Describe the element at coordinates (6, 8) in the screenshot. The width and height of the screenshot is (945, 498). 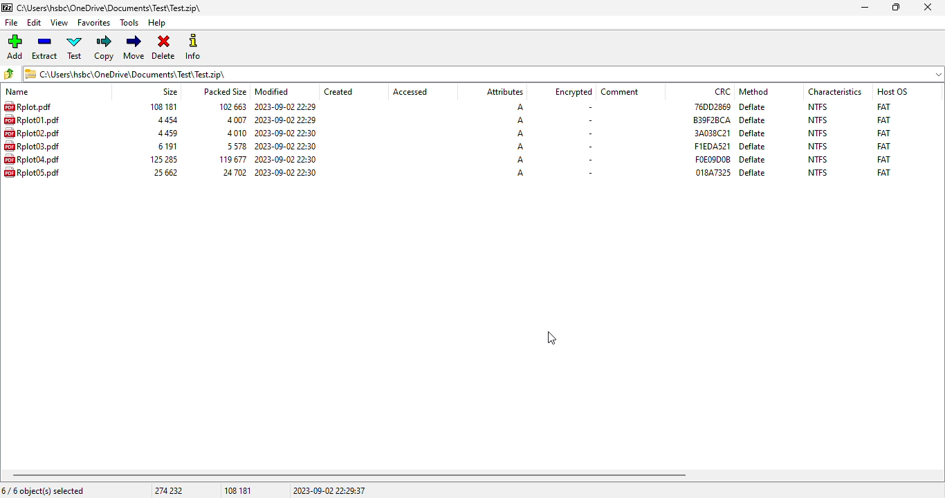
I see `logo` at that location.